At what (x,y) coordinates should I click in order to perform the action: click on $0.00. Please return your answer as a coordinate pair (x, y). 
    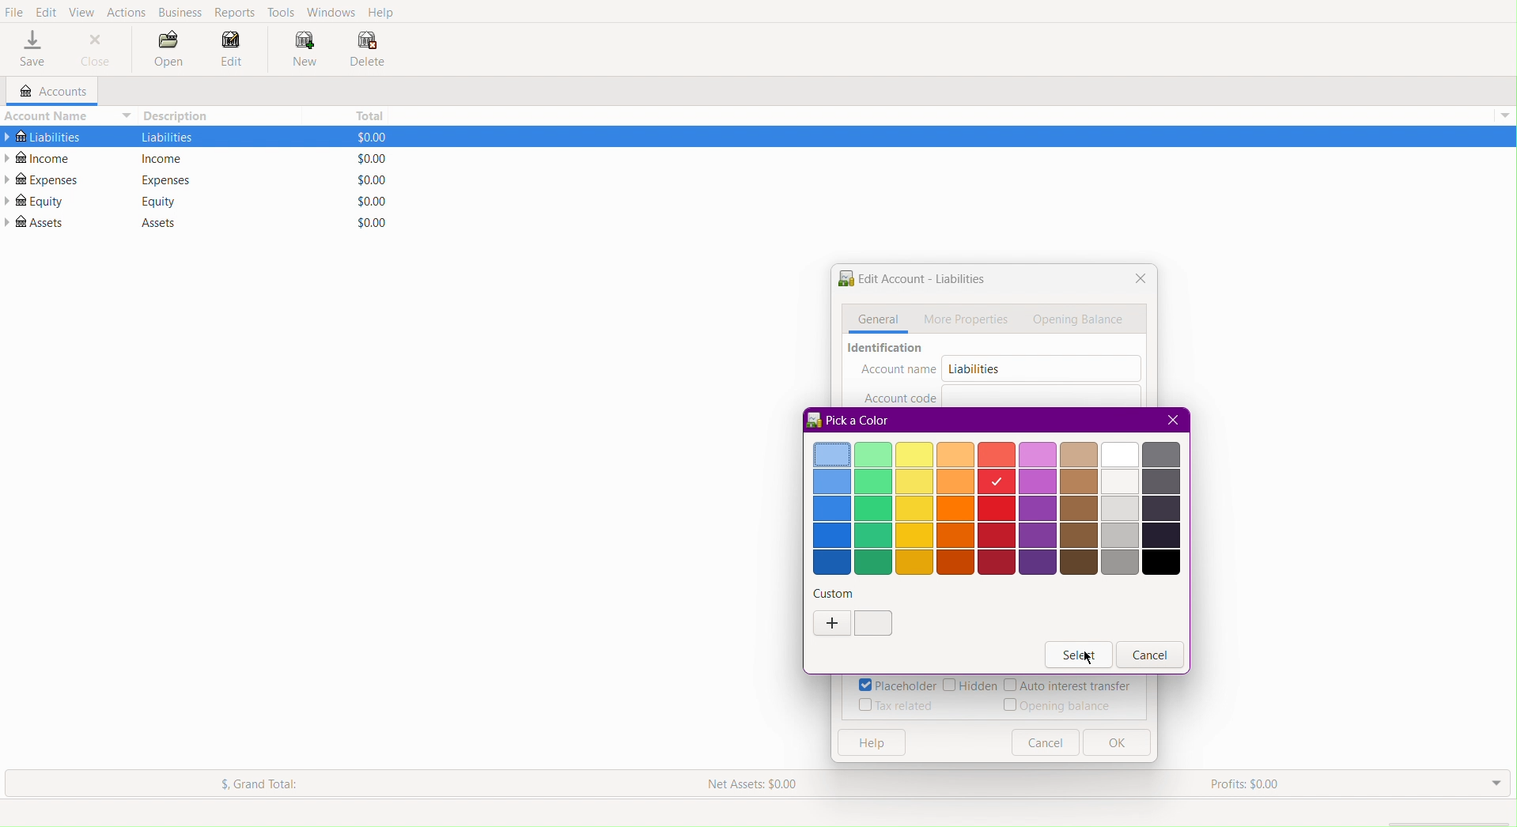
    Looking at the image, I should click on (367, 201).